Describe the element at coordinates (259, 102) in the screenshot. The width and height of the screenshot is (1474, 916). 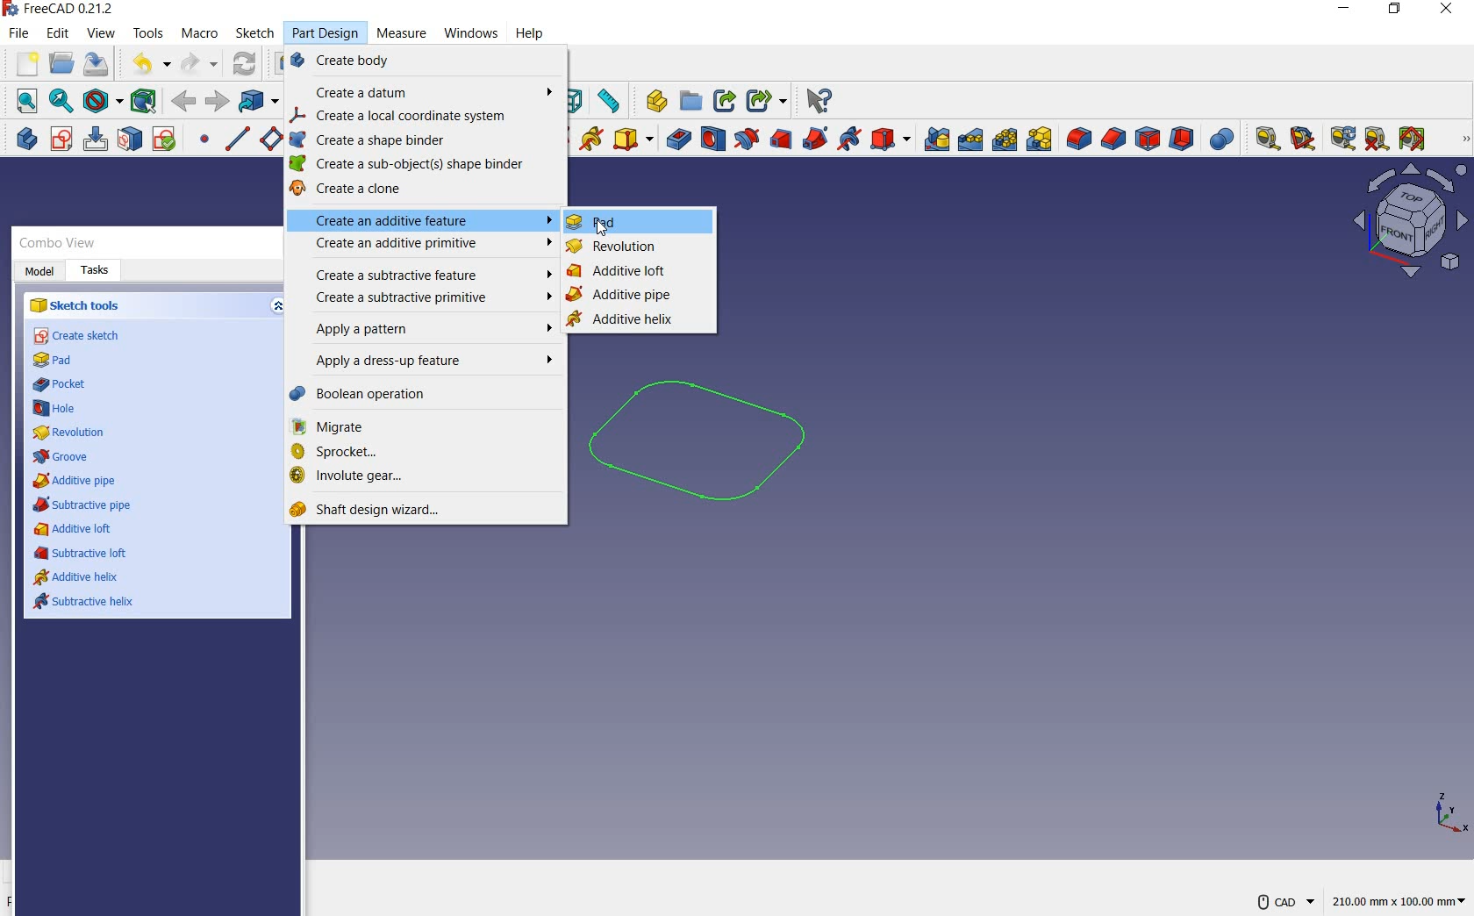
I see `go to linked object` at that location.